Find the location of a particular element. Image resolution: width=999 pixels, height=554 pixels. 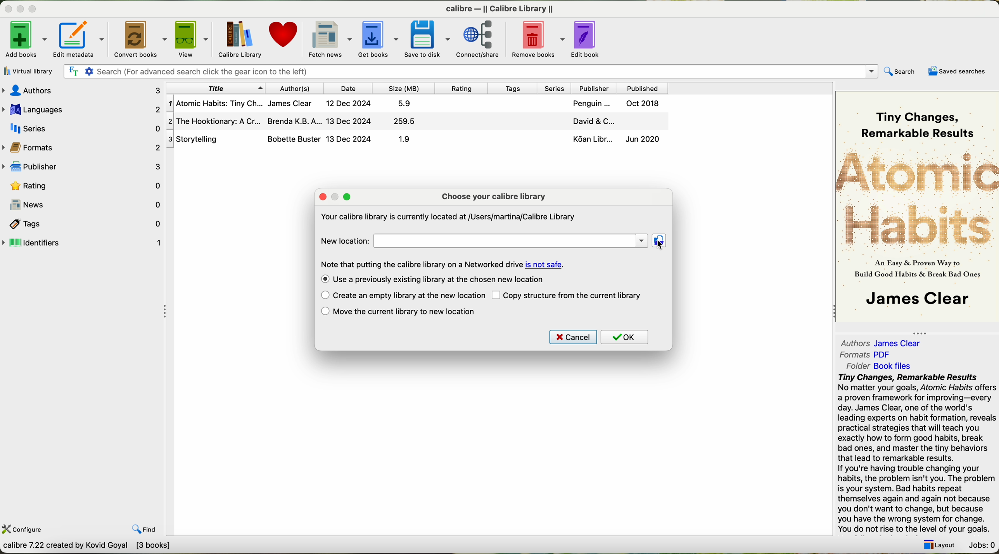

Minimize is located at coordinates (21, 10).